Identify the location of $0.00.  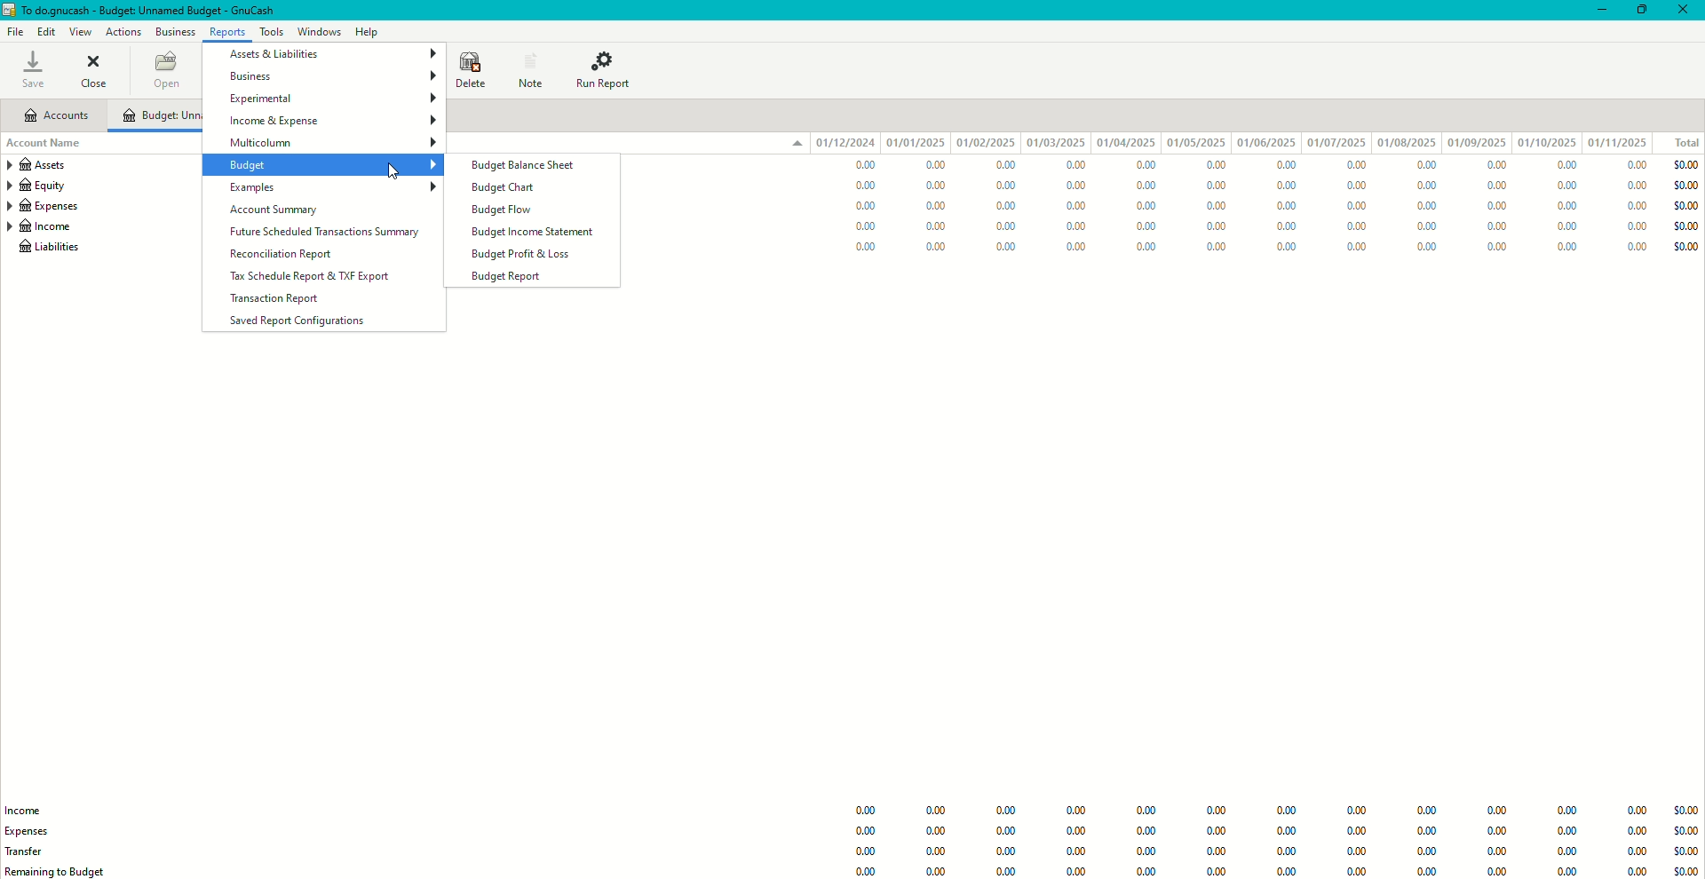
(1686, 245).